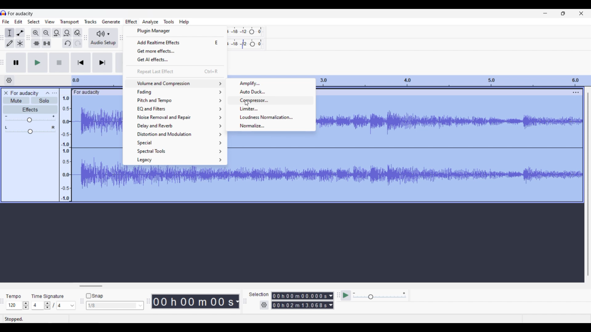 This screenshot has height=332, width=591. What do you see at coordinates (270, 109) in the screenshot?
I see `Limiter` at bounding box center [270, 109].